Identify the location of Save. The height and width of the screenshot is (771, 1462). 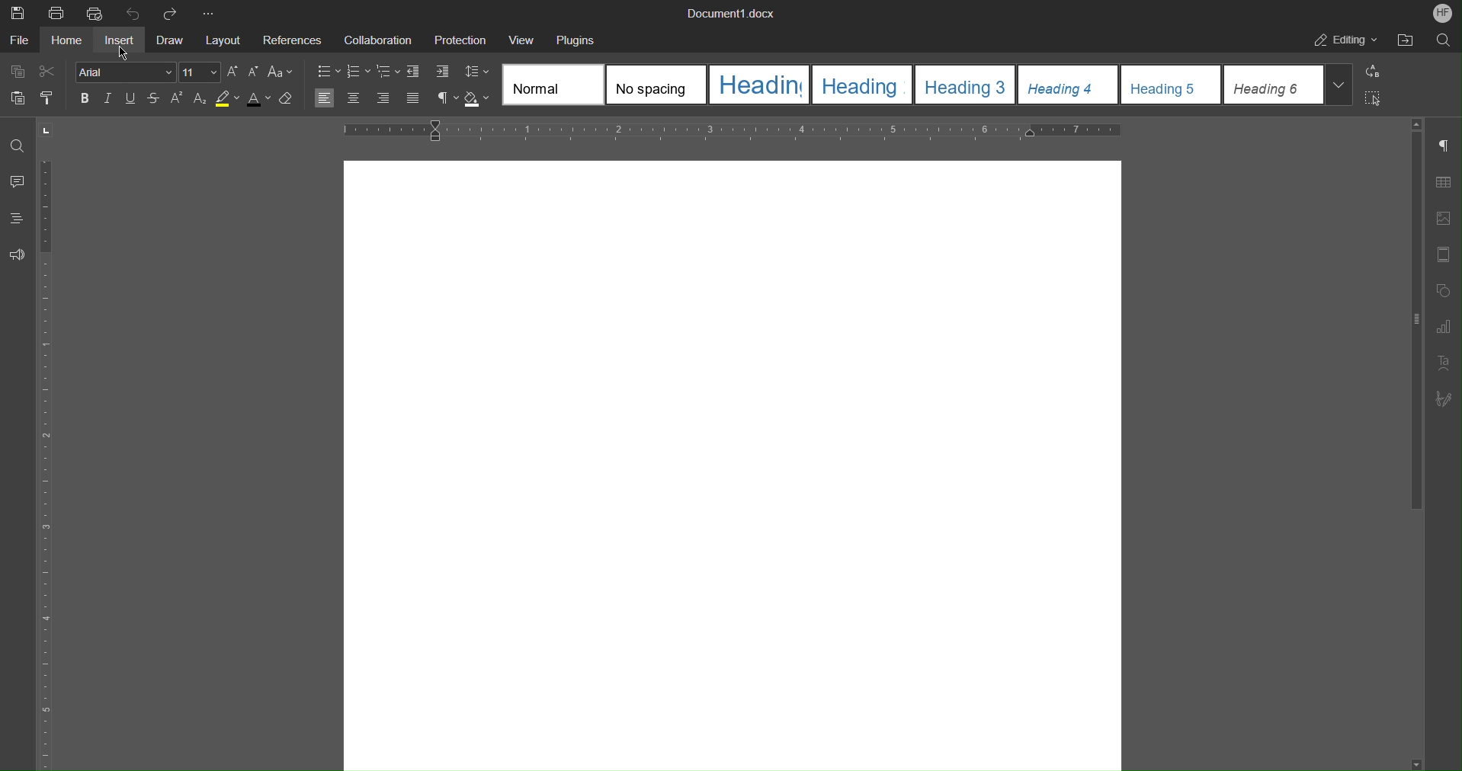
(15, 11).